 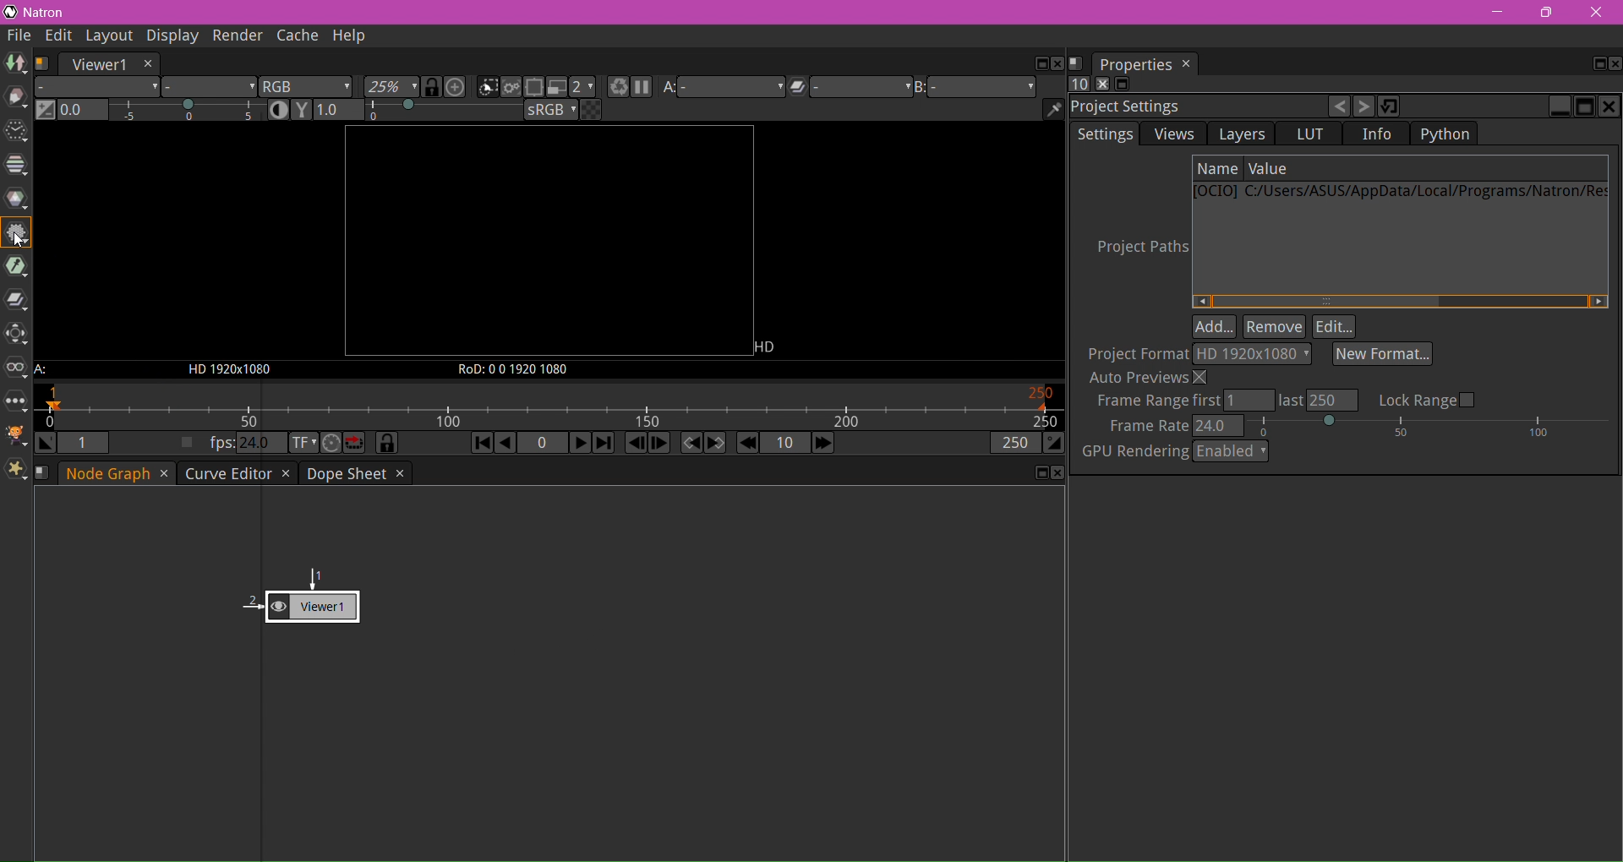 I want to click on Close Tab, so click(x=285, y=474).